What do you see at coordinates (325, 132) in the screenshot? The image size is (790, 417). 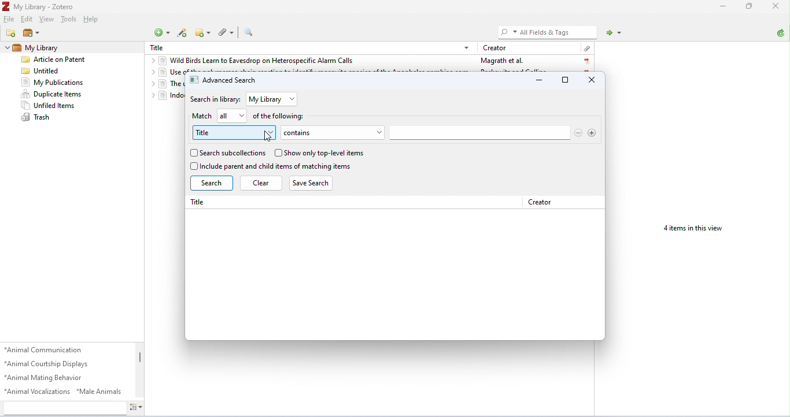 I see `contains` at bounding box center [325, 132].